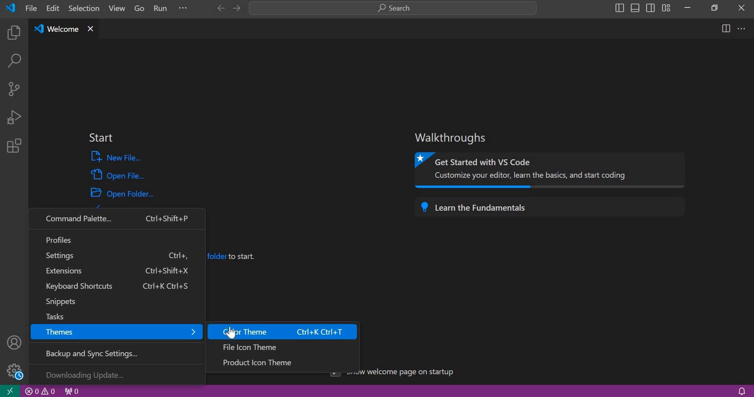  I want to click on start, so click(101, 138).